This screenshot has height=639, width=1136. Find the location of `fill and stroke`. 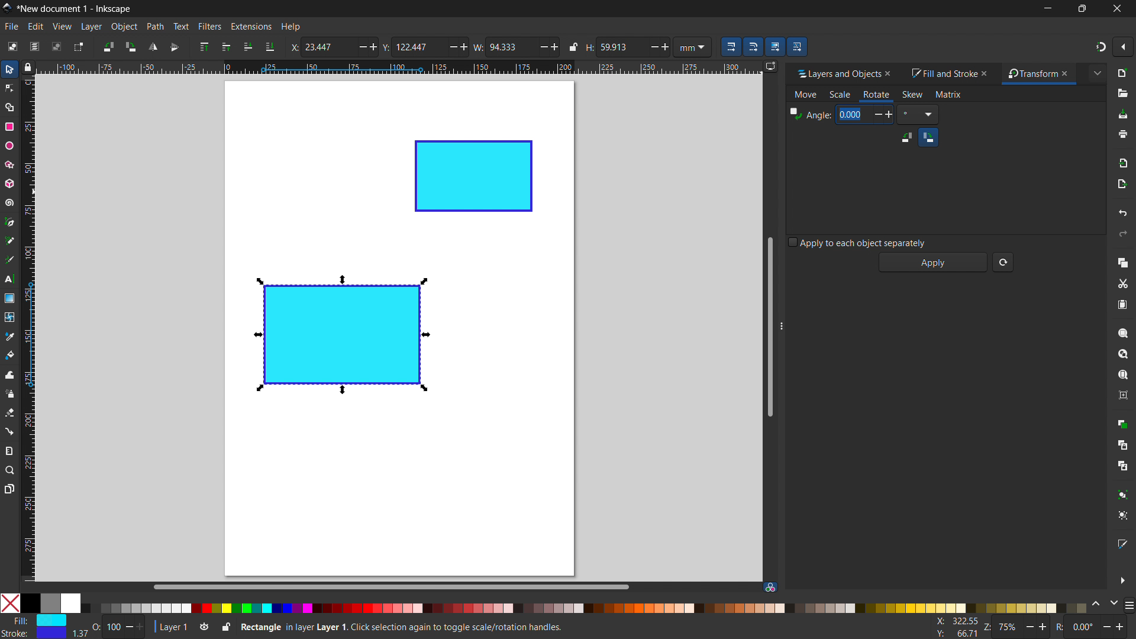

fill and stroke is located at coordinates (943, 74).